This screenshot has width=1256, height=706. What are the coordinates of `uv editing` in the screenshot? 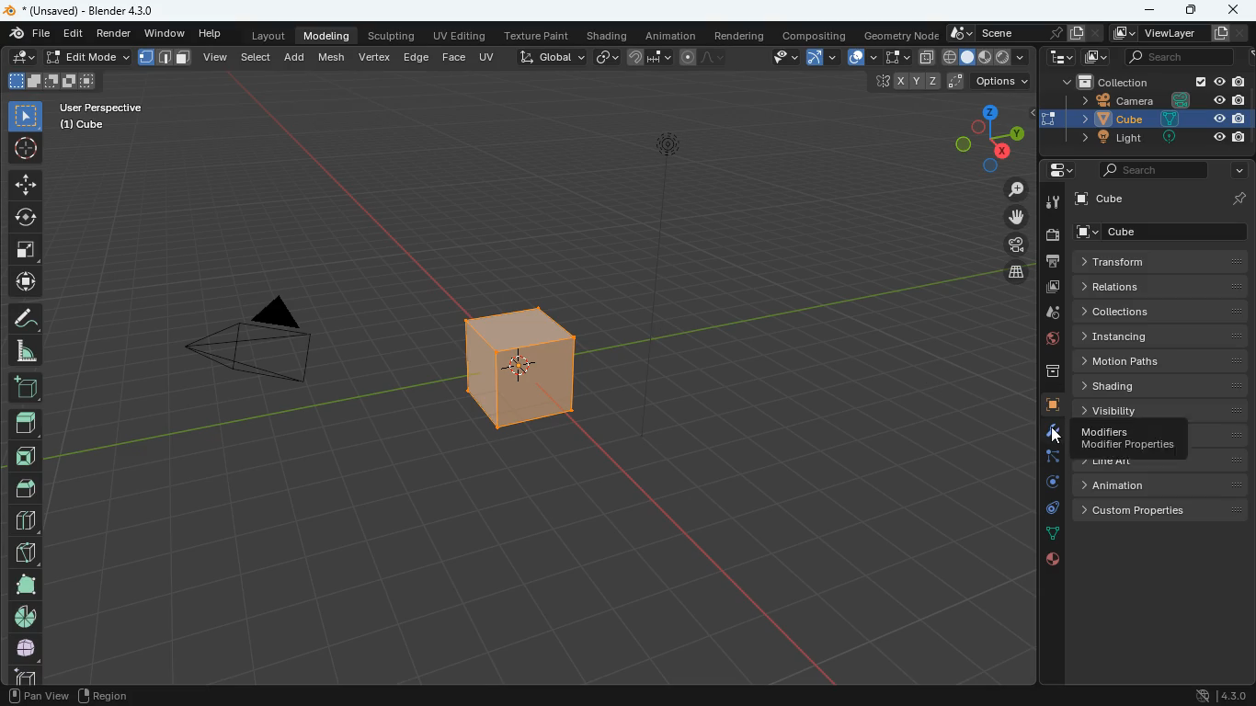 It's located at (460, 35).